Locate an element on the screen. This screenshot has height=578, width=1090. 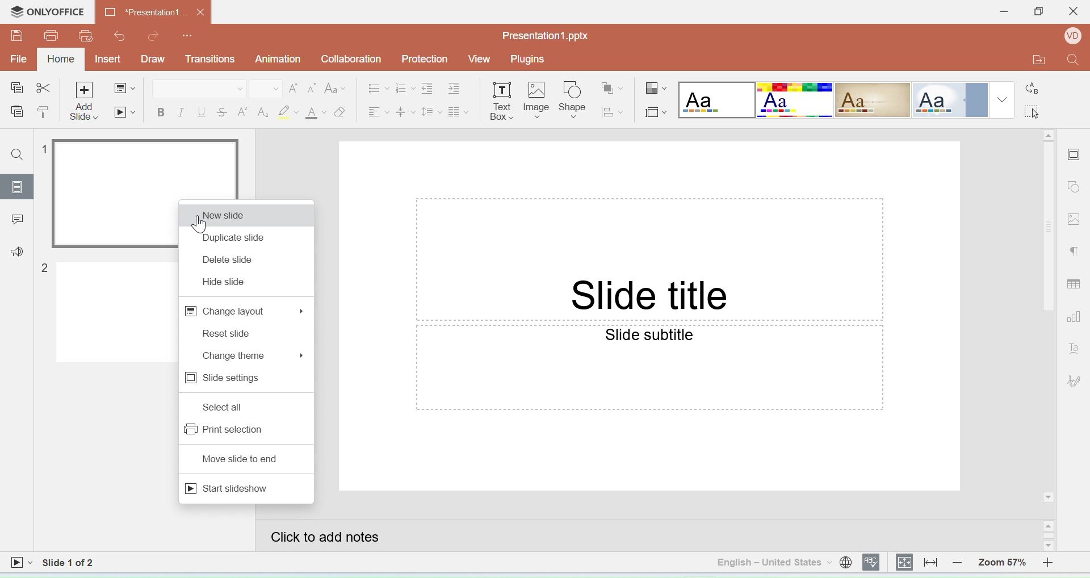
Transitions is located at coordinates (210, 59).